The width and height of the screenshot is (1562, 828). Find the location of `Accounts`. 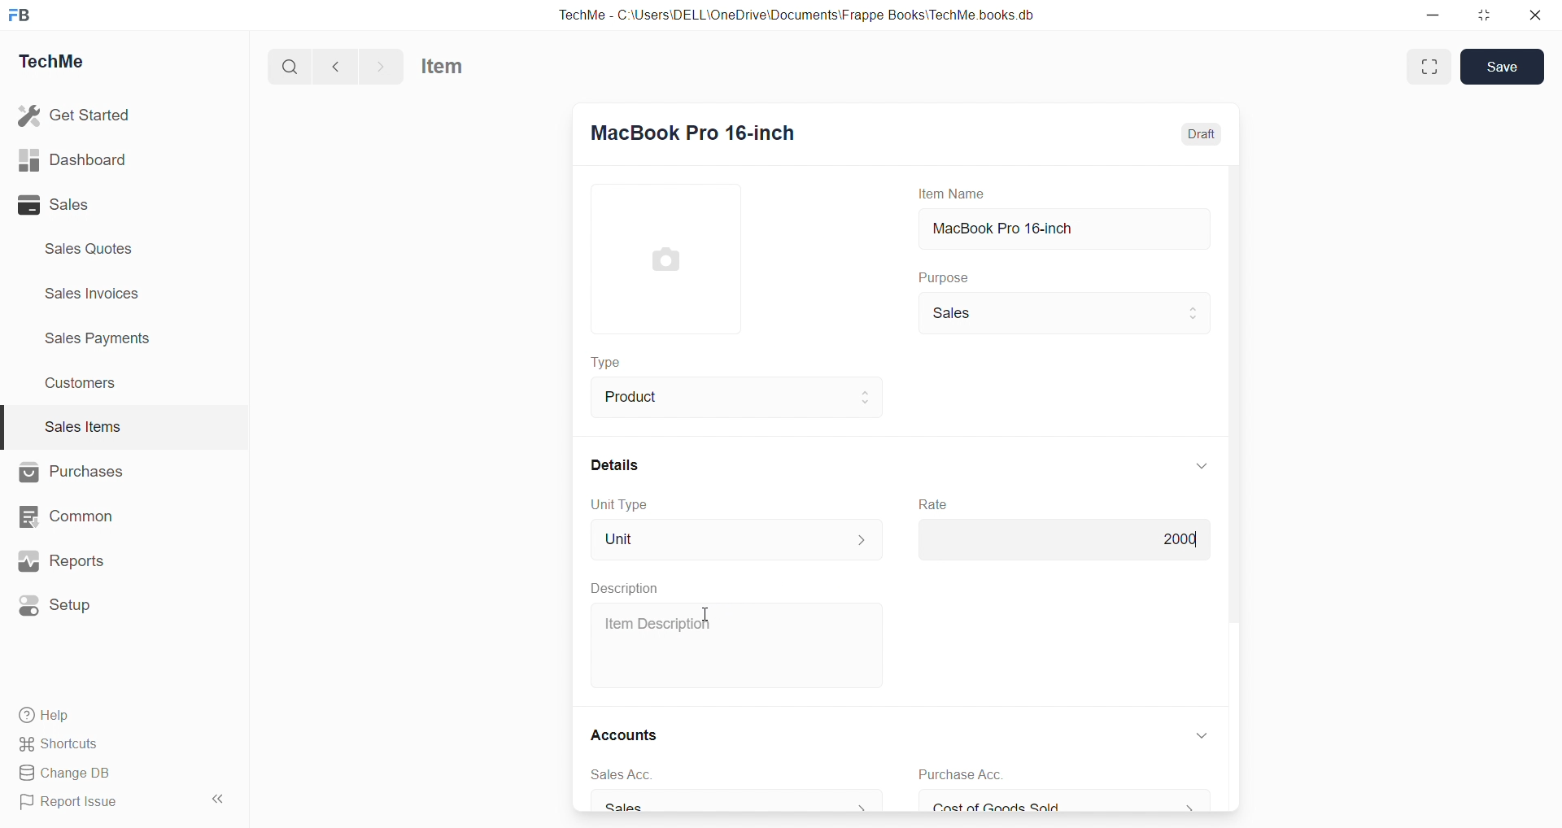

Accounts is located at coordinates (623, 734).